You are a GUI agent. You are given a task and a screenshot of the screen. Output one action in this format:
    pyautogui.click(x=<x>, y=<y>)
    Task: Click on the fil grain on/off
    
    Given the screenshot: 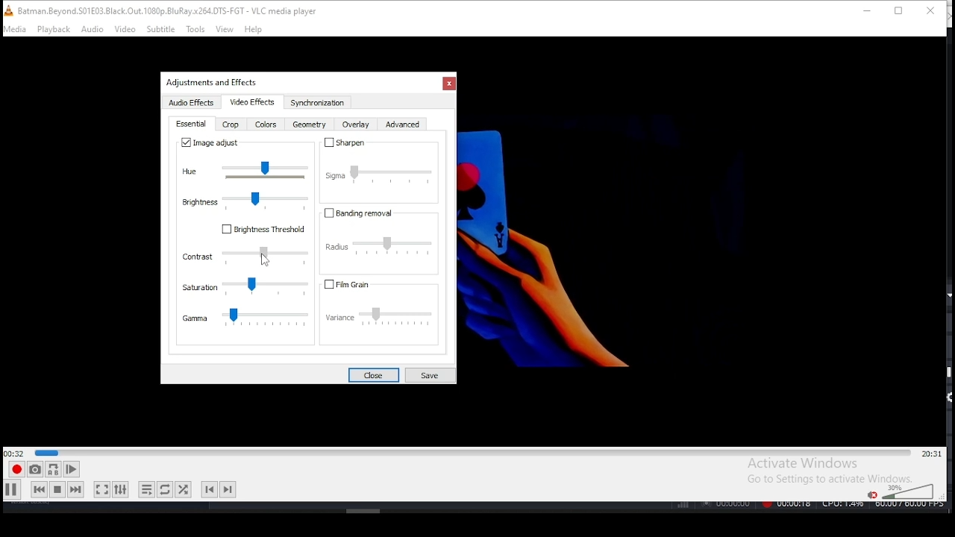 What is the action you would take?
    pyautogui.click(x=363, y=284)
    